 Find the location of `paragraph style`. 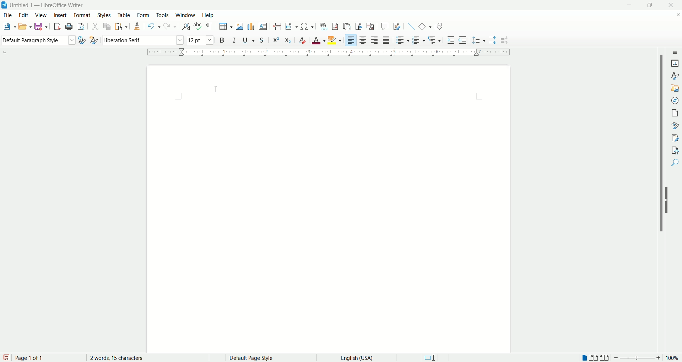

paragraph style is located at coordinates (38, 40).